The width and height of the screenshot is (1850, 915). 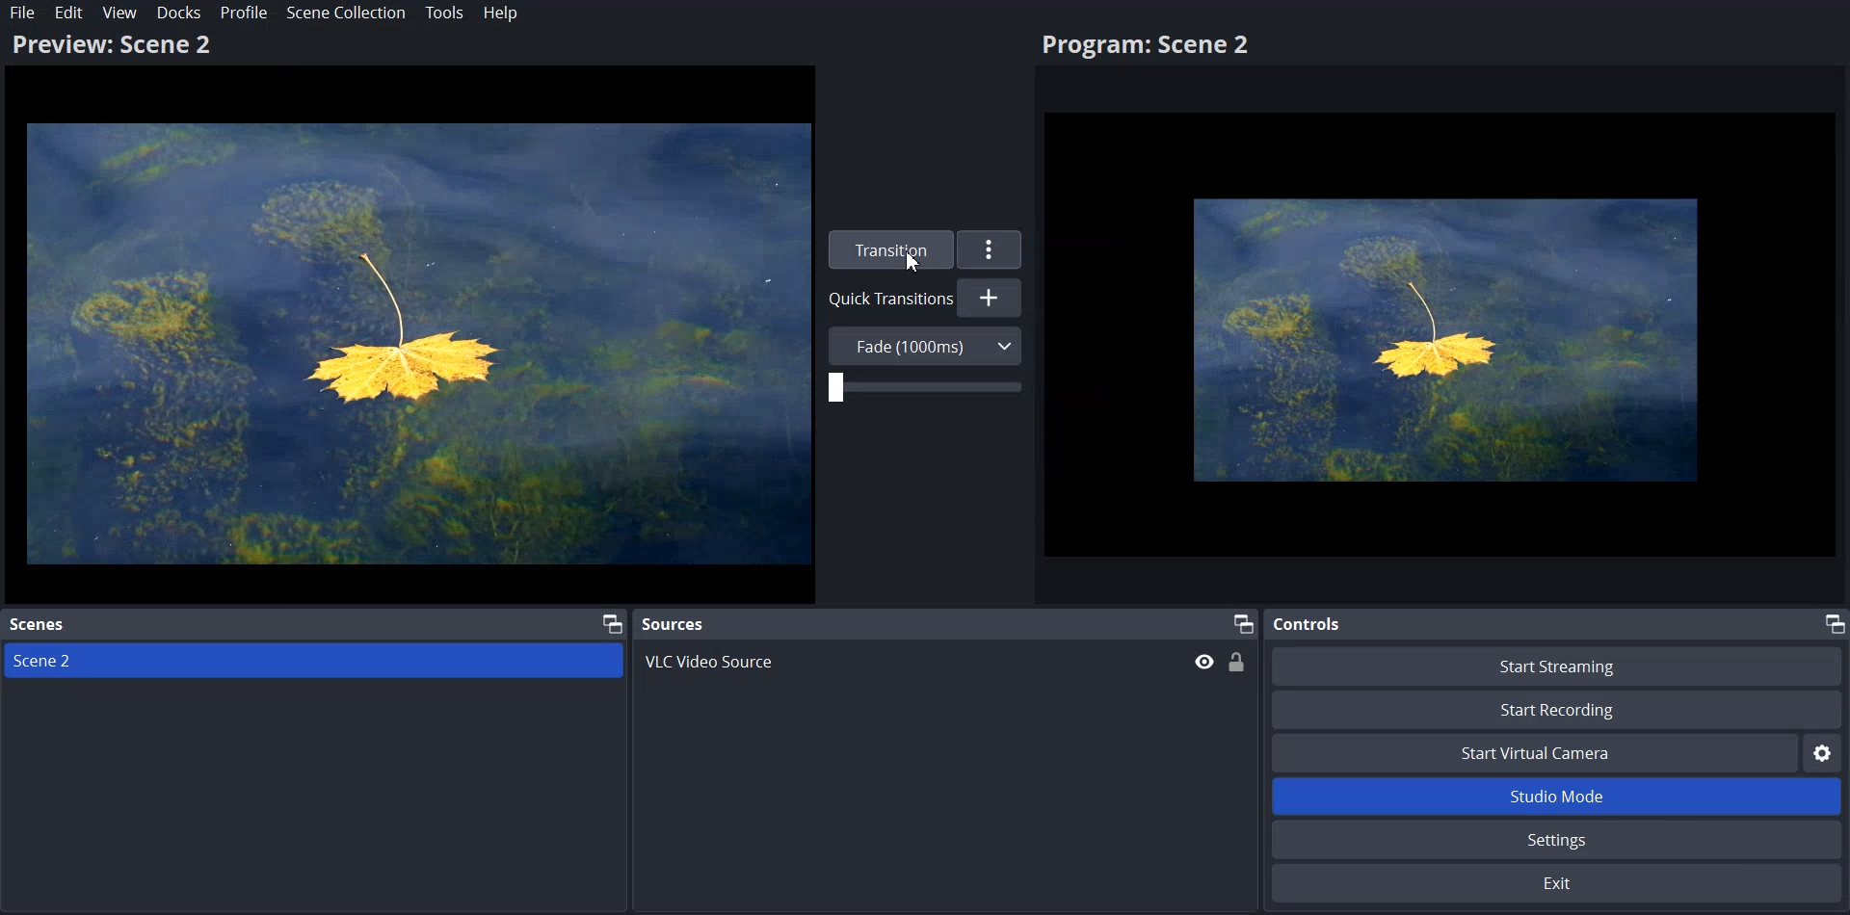 I want to click on Scene Collection, so click(x=346, y=13).